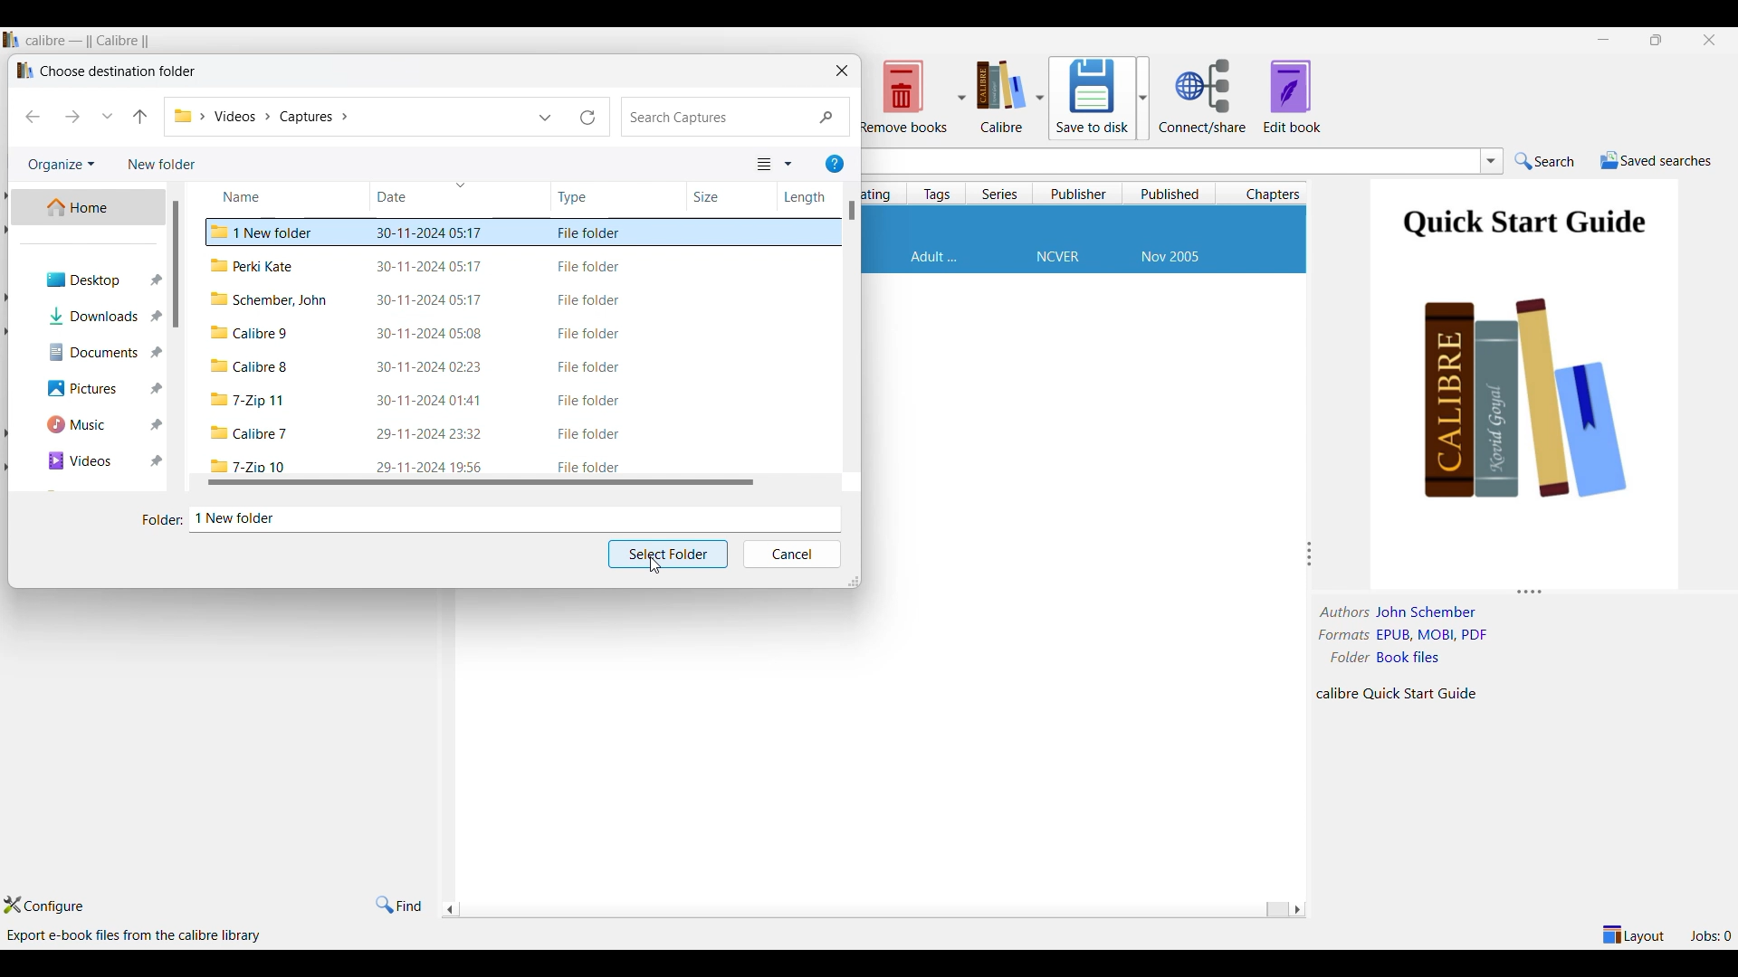  What do you see at coordinates (934, 257) in the screenshot?
I see `Tags` at bounding box center [934, 257].